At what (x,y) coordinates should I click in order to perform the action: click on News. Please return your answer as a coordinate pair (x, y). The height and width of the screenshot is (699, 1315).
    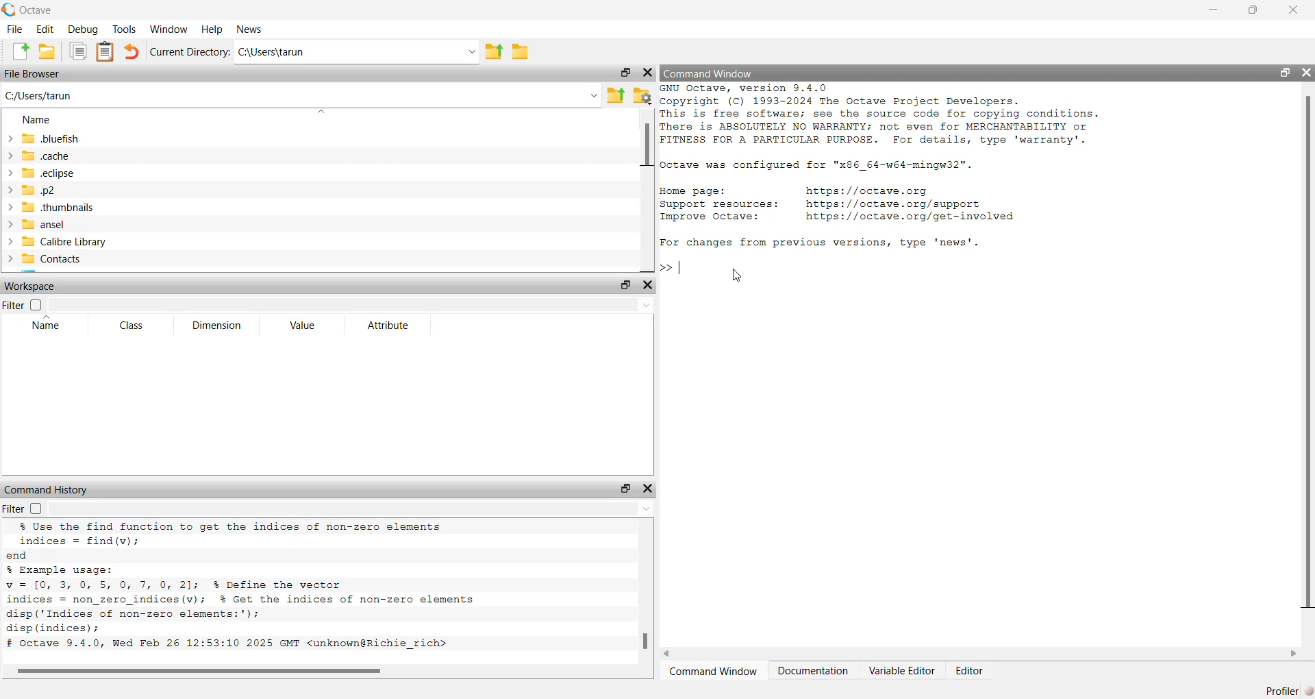
    Looking at the image, I should click on (253, 30).